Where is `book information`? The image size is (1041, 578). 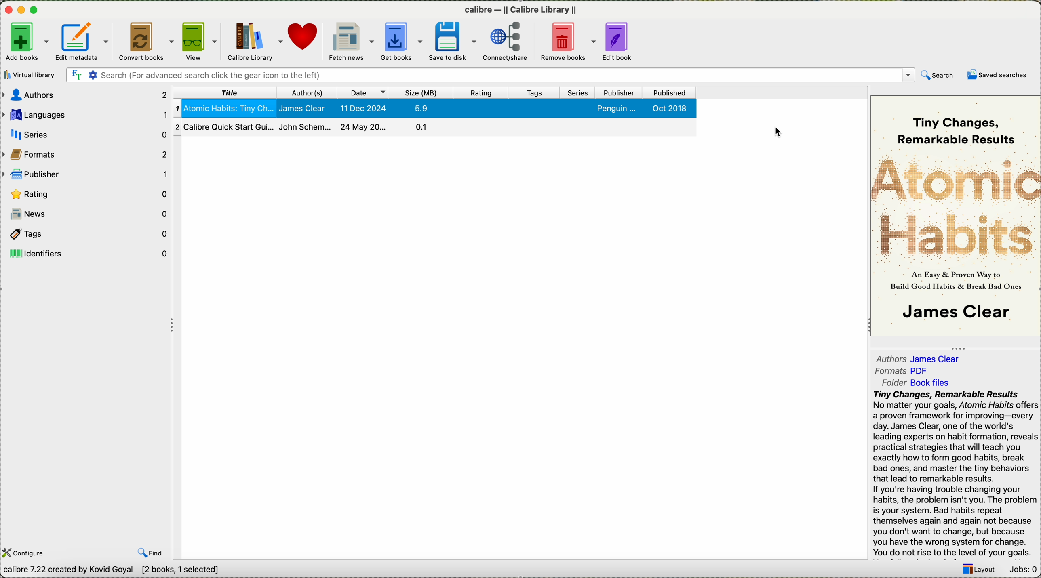
book information is located at coordinates (955, 473).